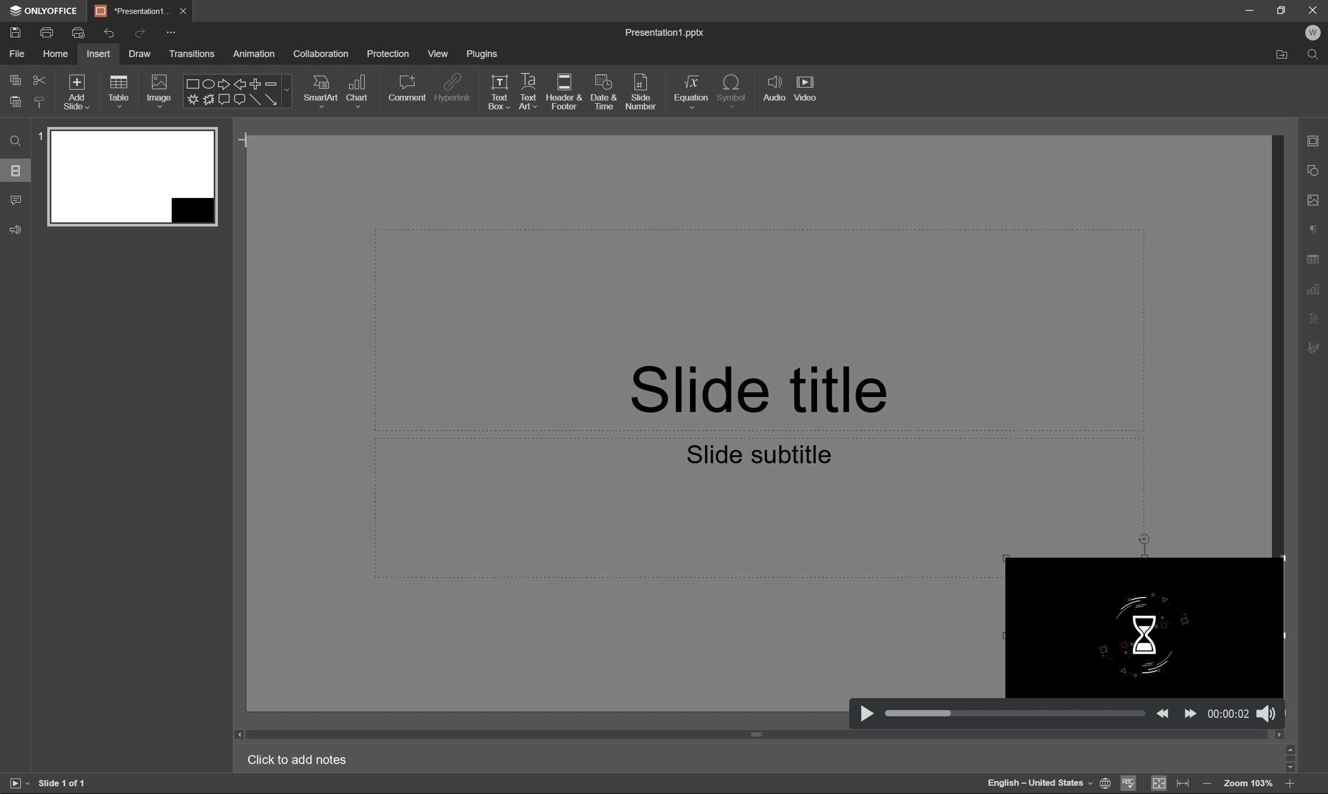 The height and width of the screenshot is (794, 1328). I want to click on text art, so click(530, 89).